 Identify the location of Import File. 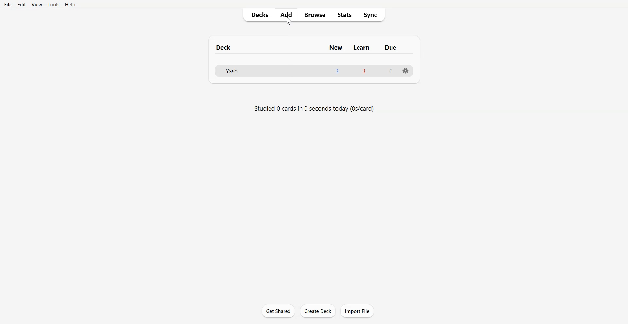
(358, 311).